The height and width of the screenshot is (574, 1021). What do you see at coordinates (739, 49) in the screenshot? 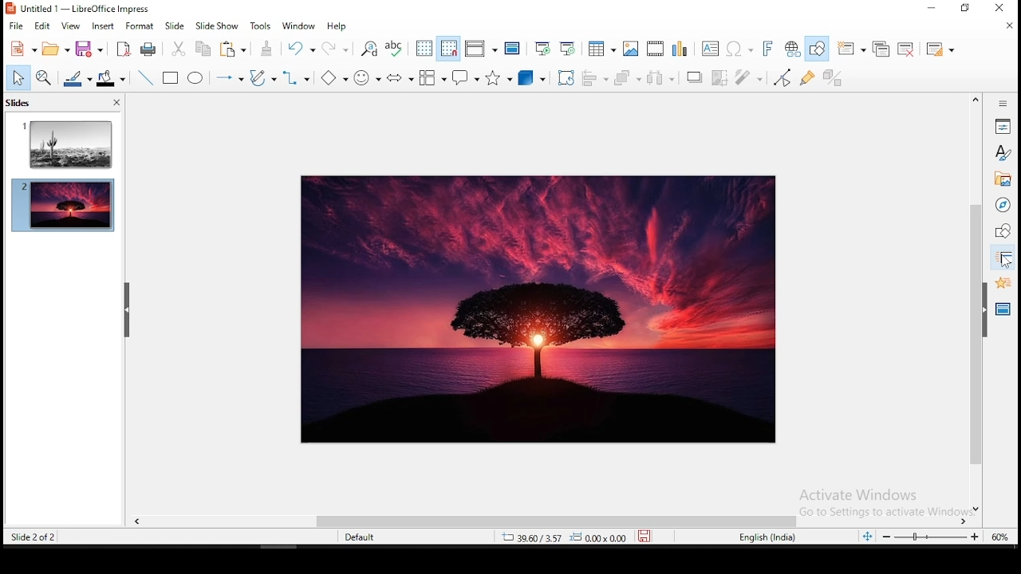
I see `special characters` at bounding box center [739, 49].